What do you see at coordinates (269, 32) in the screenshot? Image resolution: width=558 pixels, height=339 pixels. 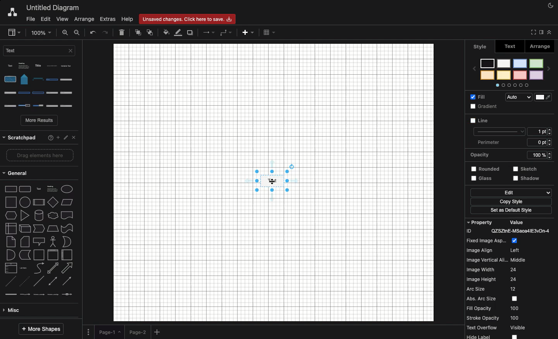 I see `Table` at bounding box center [269, 32].